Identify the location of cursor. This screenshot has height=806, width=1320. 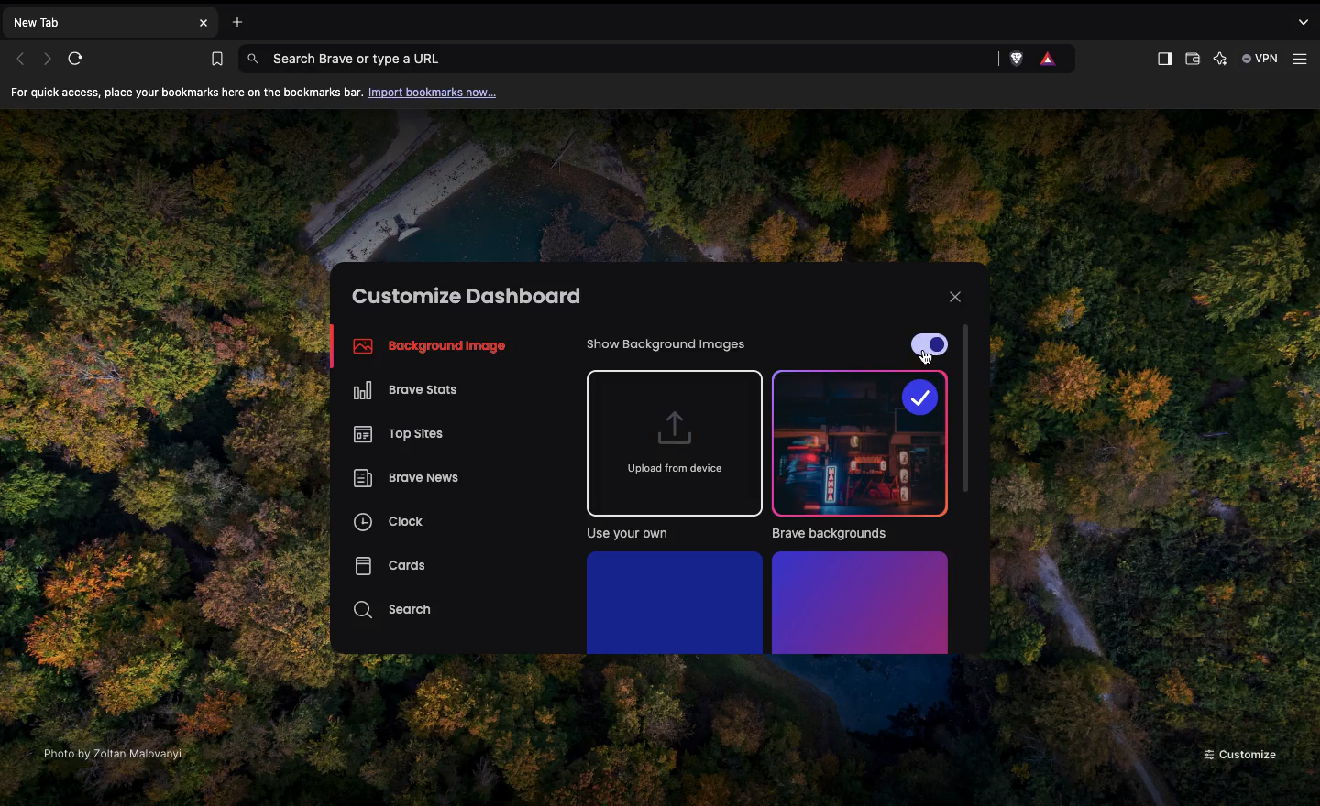
(928, 356).